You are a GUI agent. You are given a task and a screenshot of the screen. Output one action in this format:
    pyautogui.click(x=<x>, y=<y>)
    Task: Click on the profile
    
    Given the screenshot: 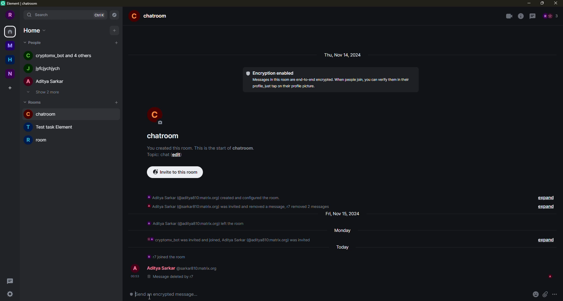 What is the action you would take?
    pyautogui.click(x=155, y=115)
    